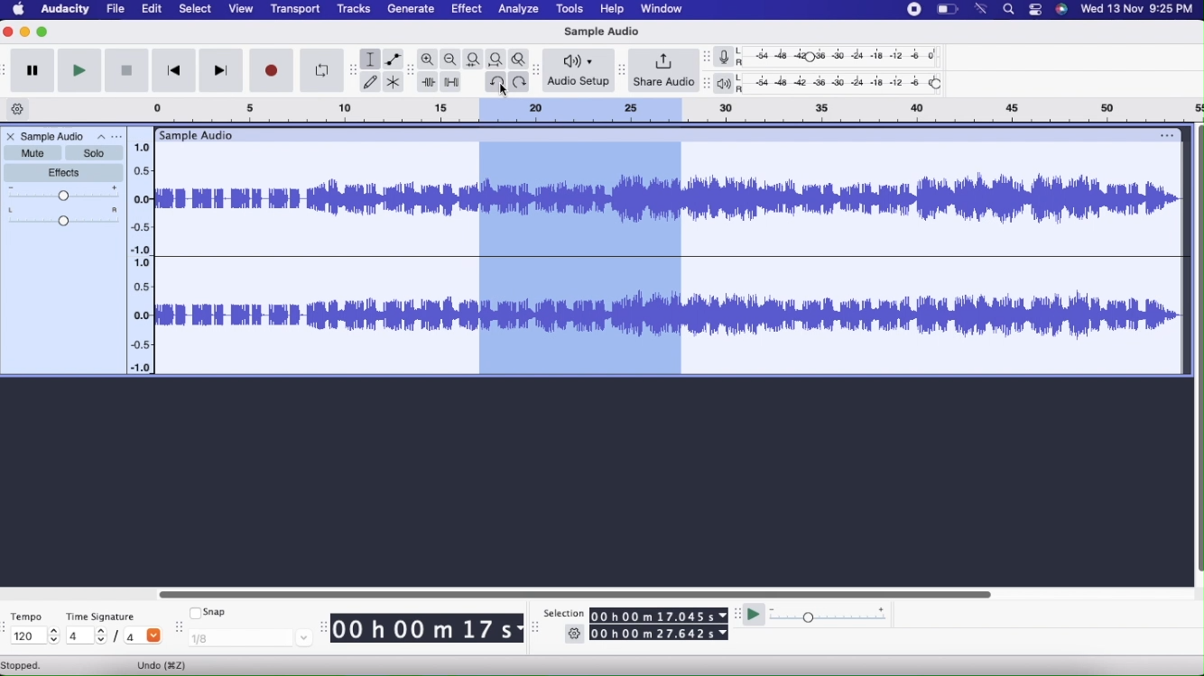  I want to click on Trim audio outside selection, so click(427, 83).